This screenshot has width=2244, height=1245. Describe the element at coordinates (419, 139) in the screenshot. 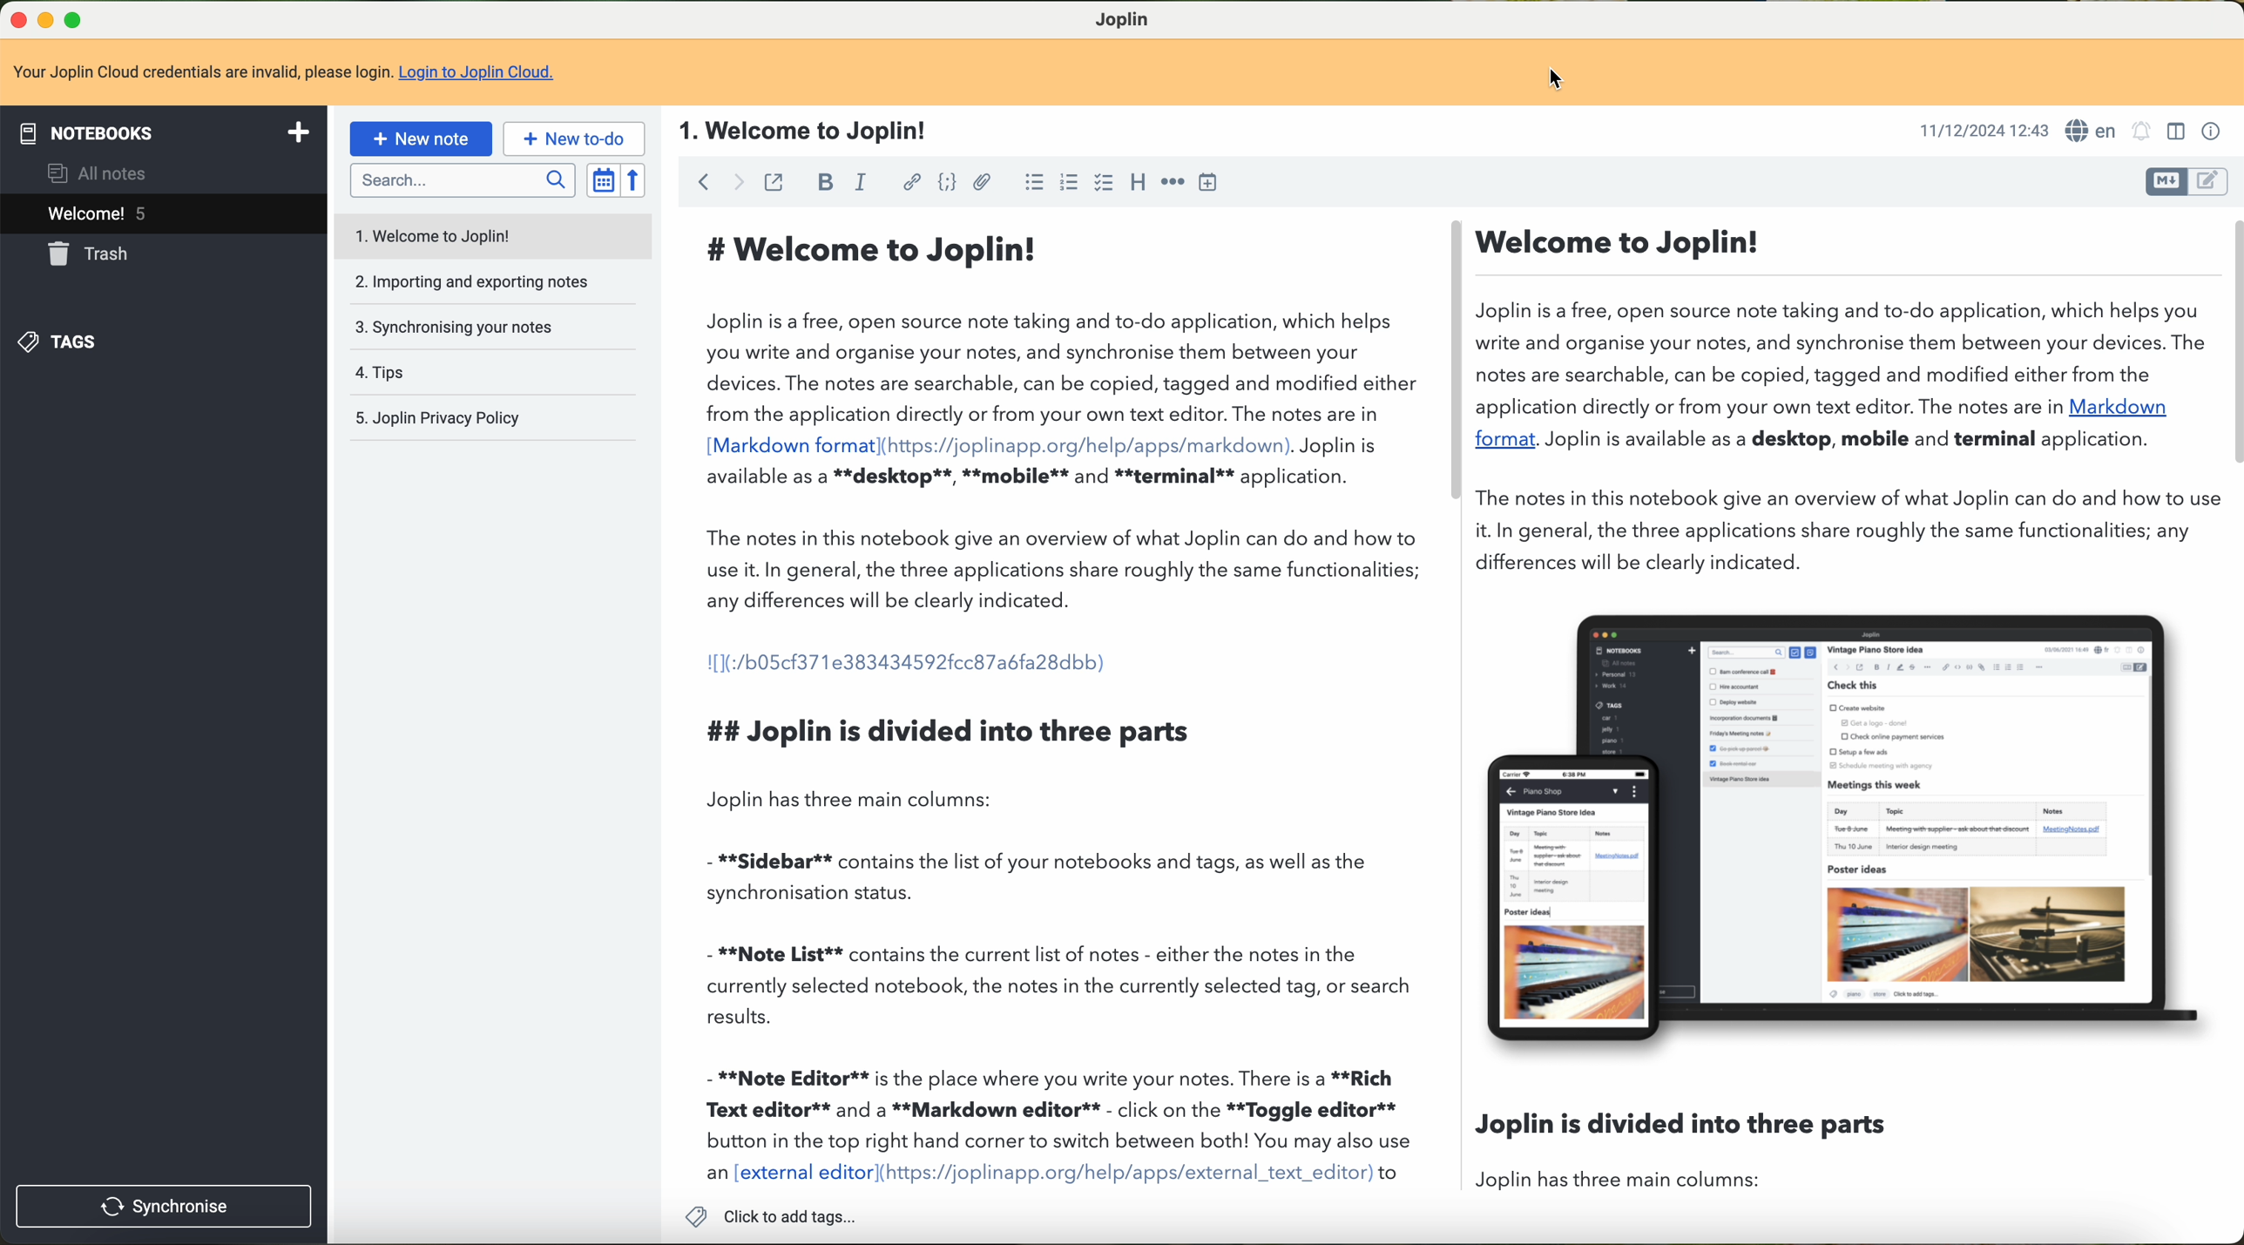

I see `new note` at that location.